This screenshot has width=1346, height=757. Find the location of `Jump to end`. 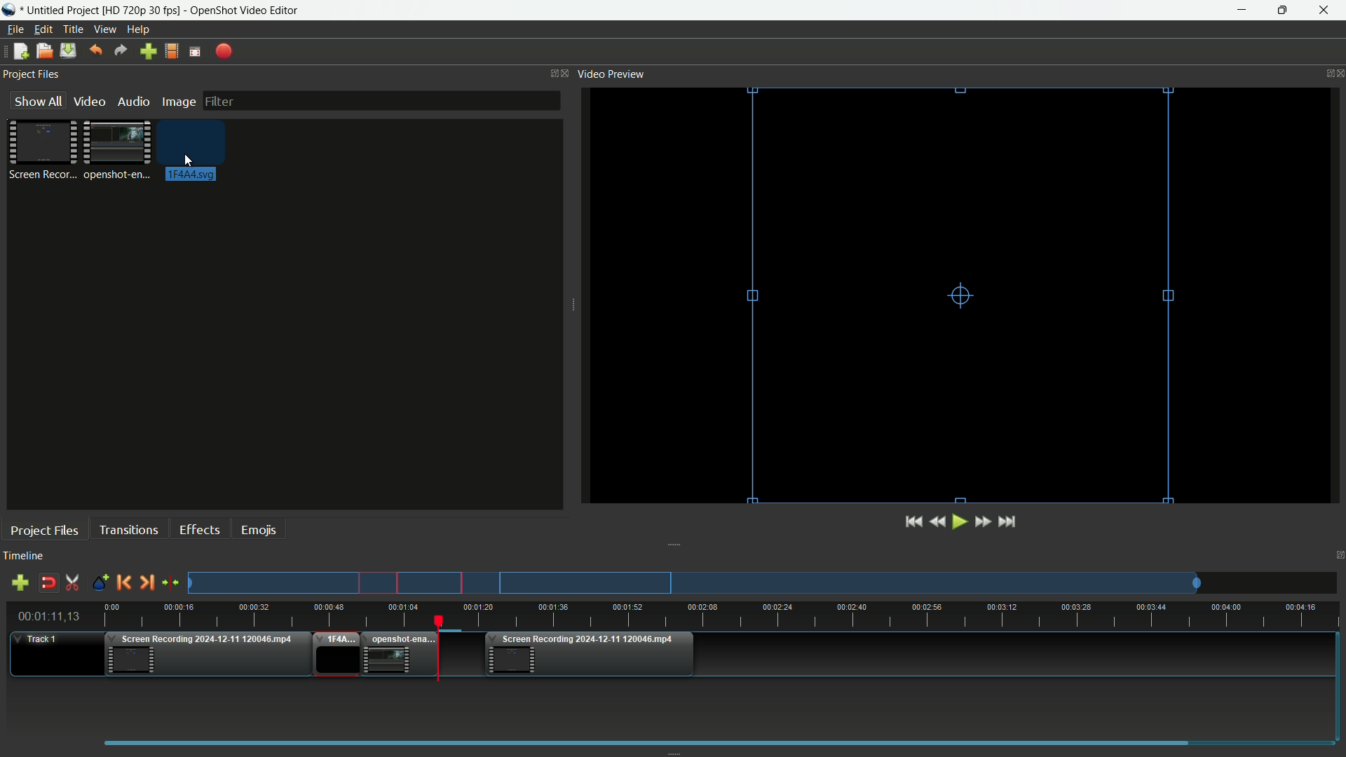

Jump to end is located at coordinates (1008, 521).